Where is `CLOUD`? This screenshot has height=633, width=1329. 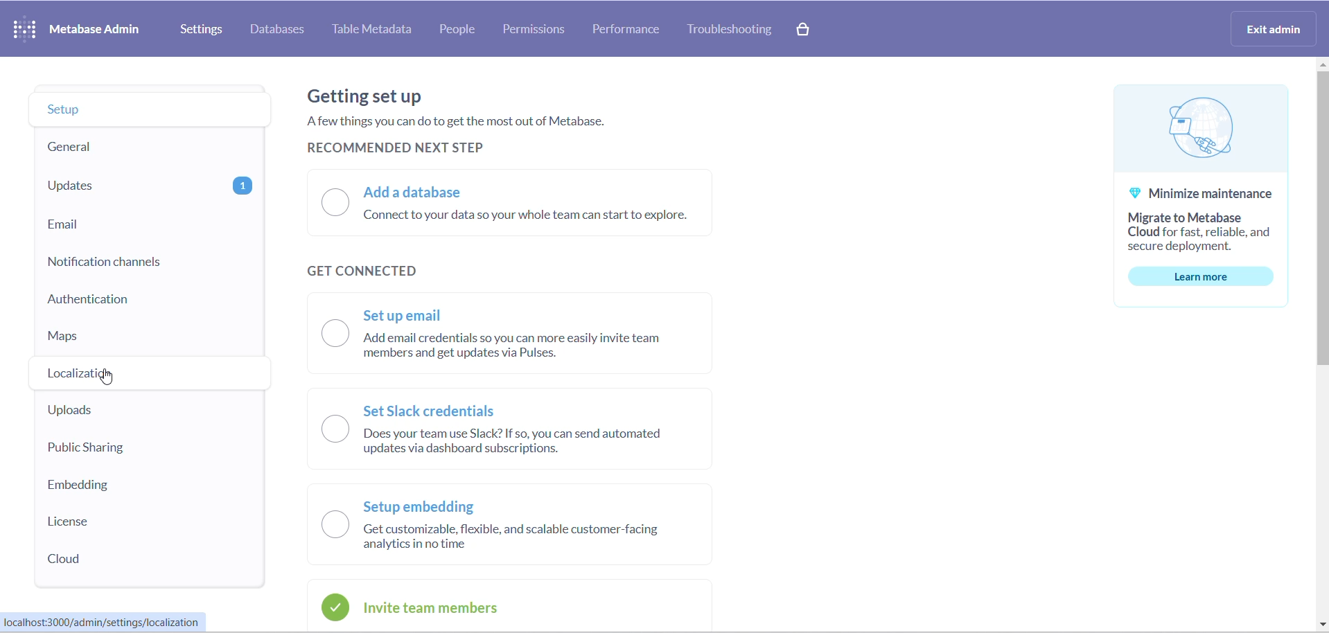
CLOUD is located at coordinates (112, 559).